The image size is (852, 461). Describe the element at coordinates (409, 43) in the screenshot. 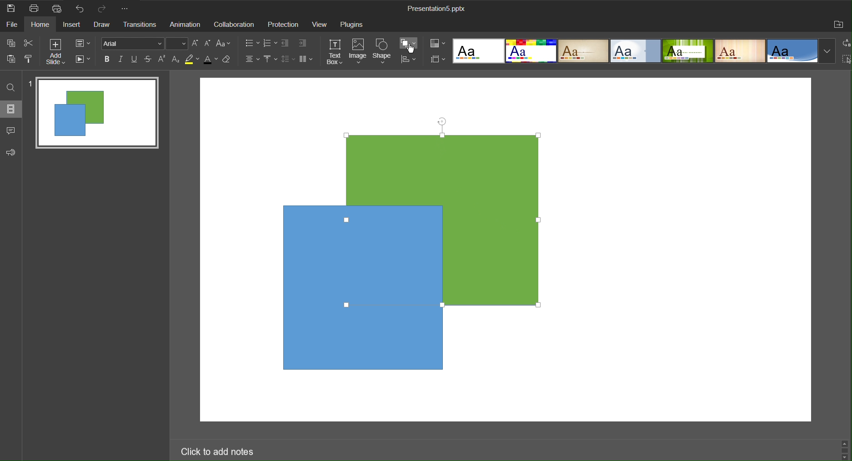

I see `Arrange` at that location.